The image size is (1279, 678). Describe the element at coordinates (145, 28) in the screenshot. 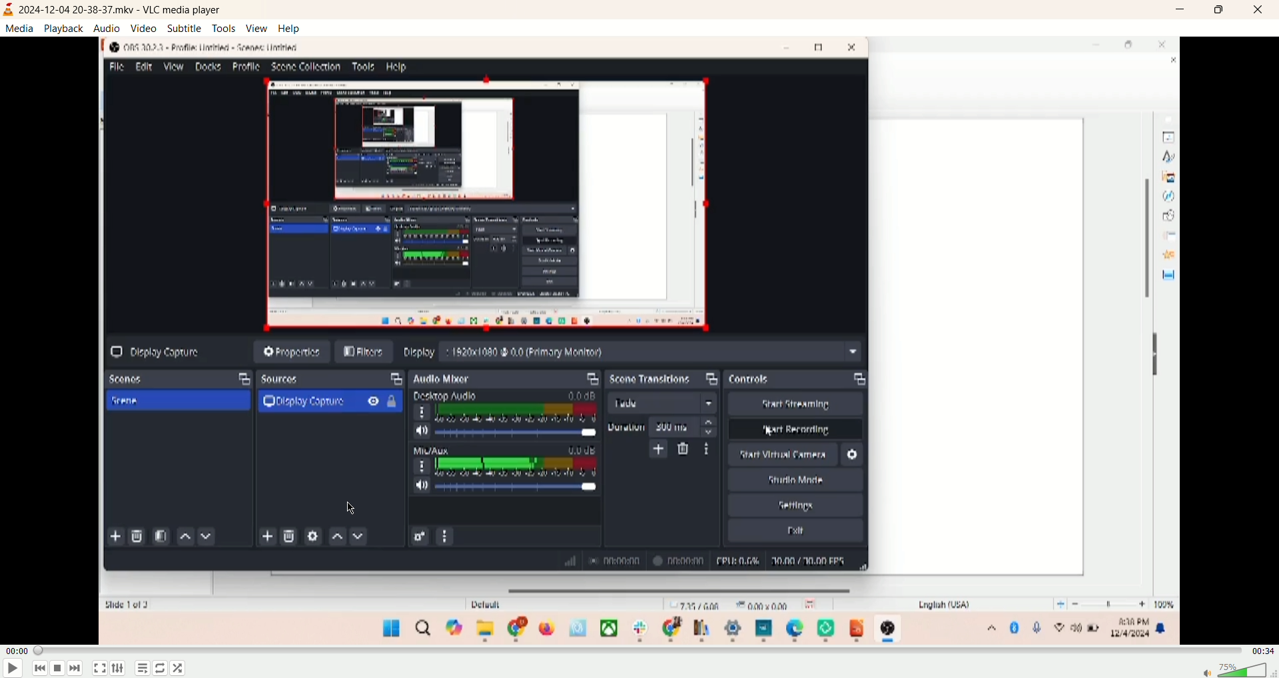

I see `video` at that location.